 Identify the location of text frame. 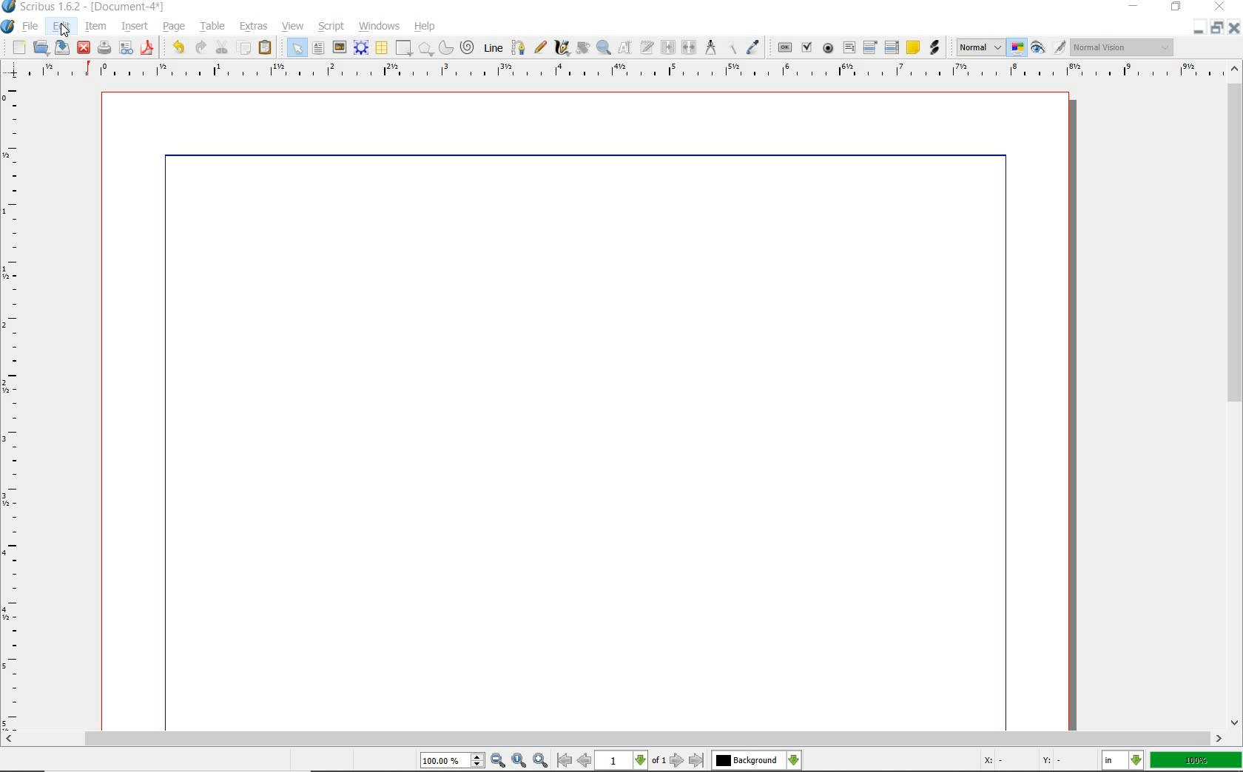
(320, 48).